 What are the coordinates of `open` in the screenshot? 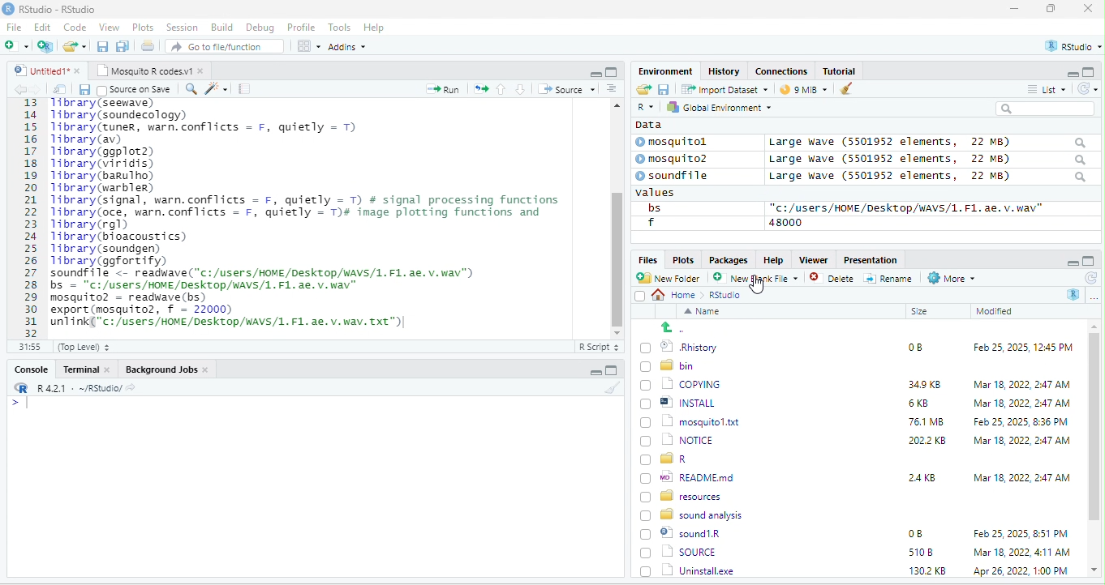 It's located at (481, 88).